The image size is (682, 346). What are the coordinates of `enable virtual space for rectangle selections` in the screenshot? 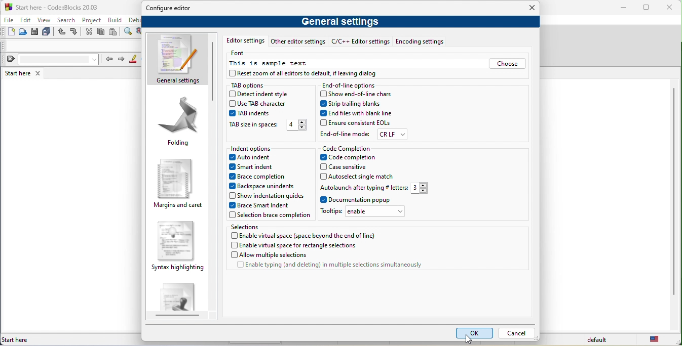 It's located at (297, 245).